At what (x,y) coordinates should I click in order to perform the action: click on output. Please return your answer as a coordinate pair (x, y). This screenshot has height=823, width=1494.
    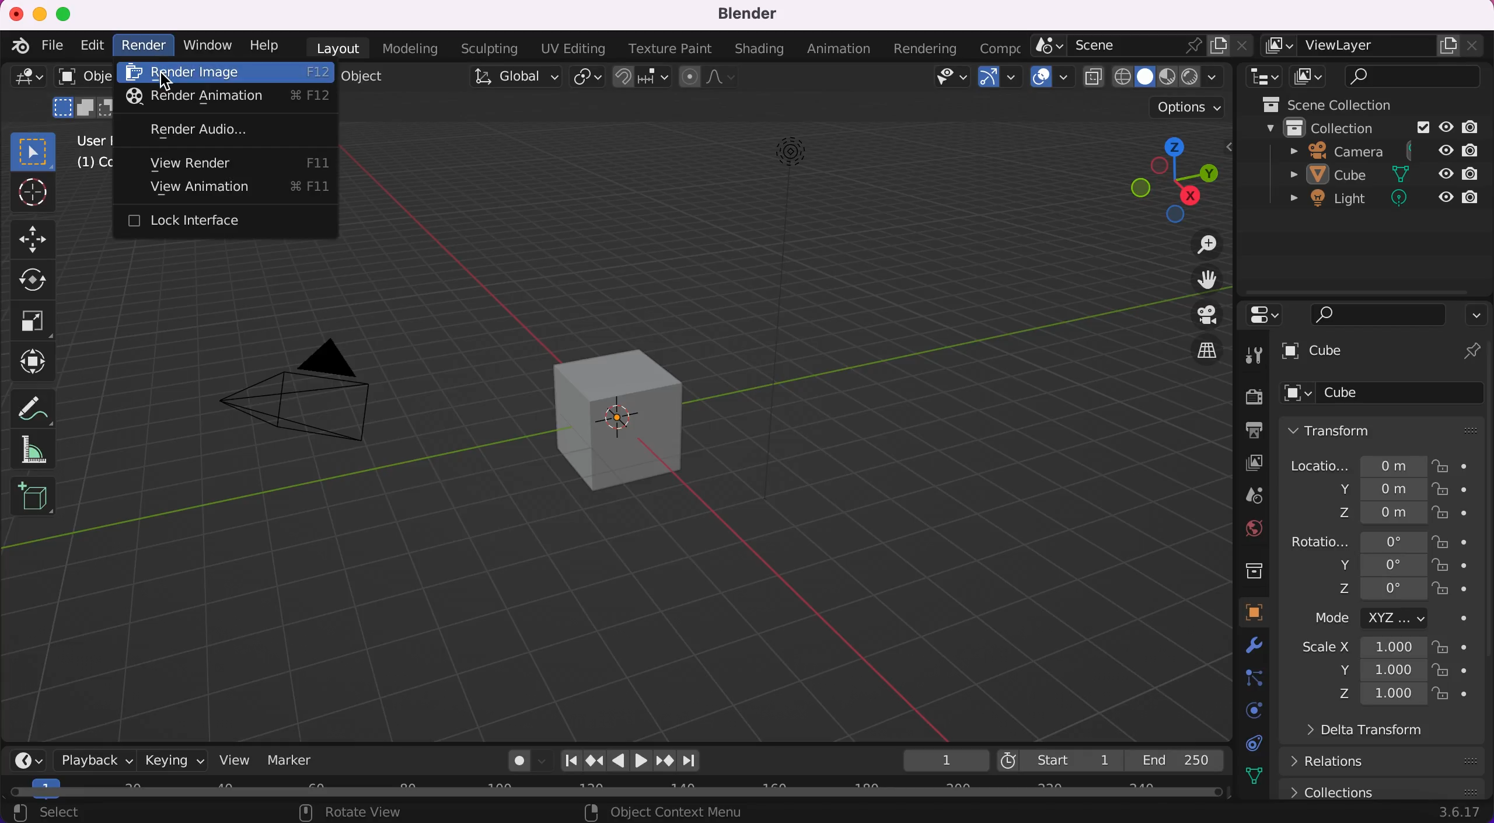
    Looking at the image, I should click on (1244, 430).